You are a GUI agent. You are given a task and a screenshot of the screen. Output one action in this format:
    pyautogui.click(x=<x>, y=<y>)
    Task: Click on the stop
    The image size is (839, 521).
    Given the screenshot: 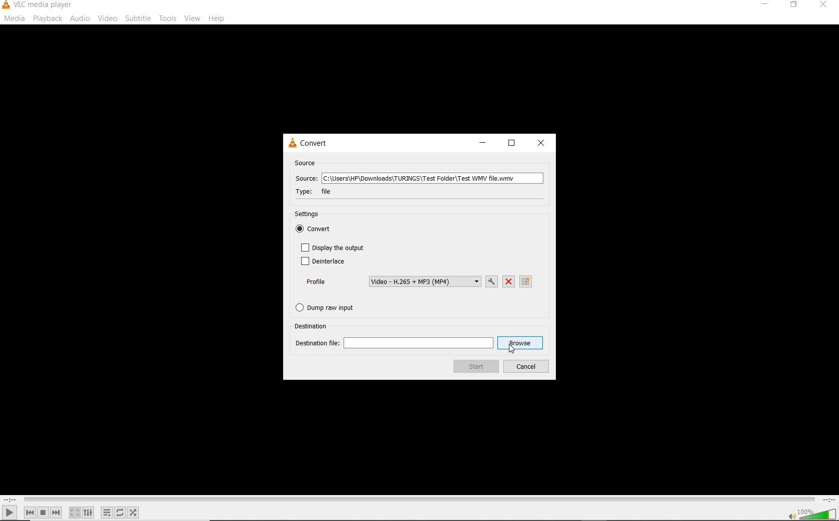 What is the action you would take?
    pyautogui.click(x=43, y=513)
    